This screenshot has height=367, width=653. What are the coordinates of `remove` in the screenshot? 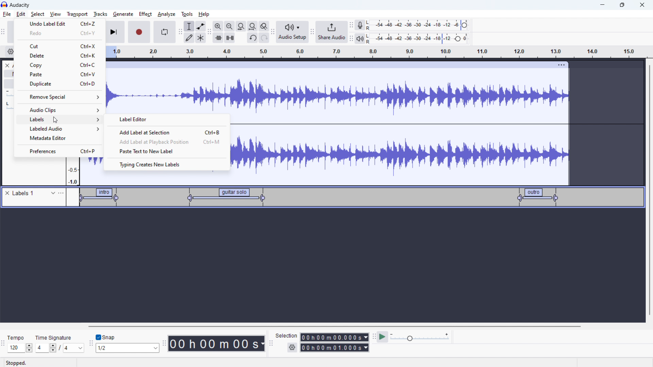 It's located at (9, 193).